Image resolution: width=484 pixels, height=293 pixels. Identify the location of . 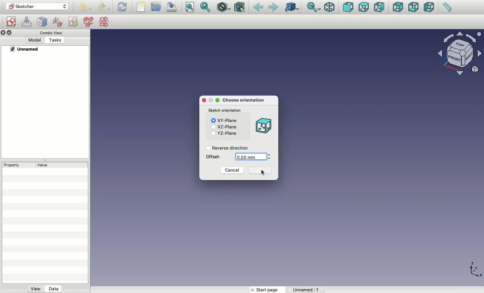
(55, 40).